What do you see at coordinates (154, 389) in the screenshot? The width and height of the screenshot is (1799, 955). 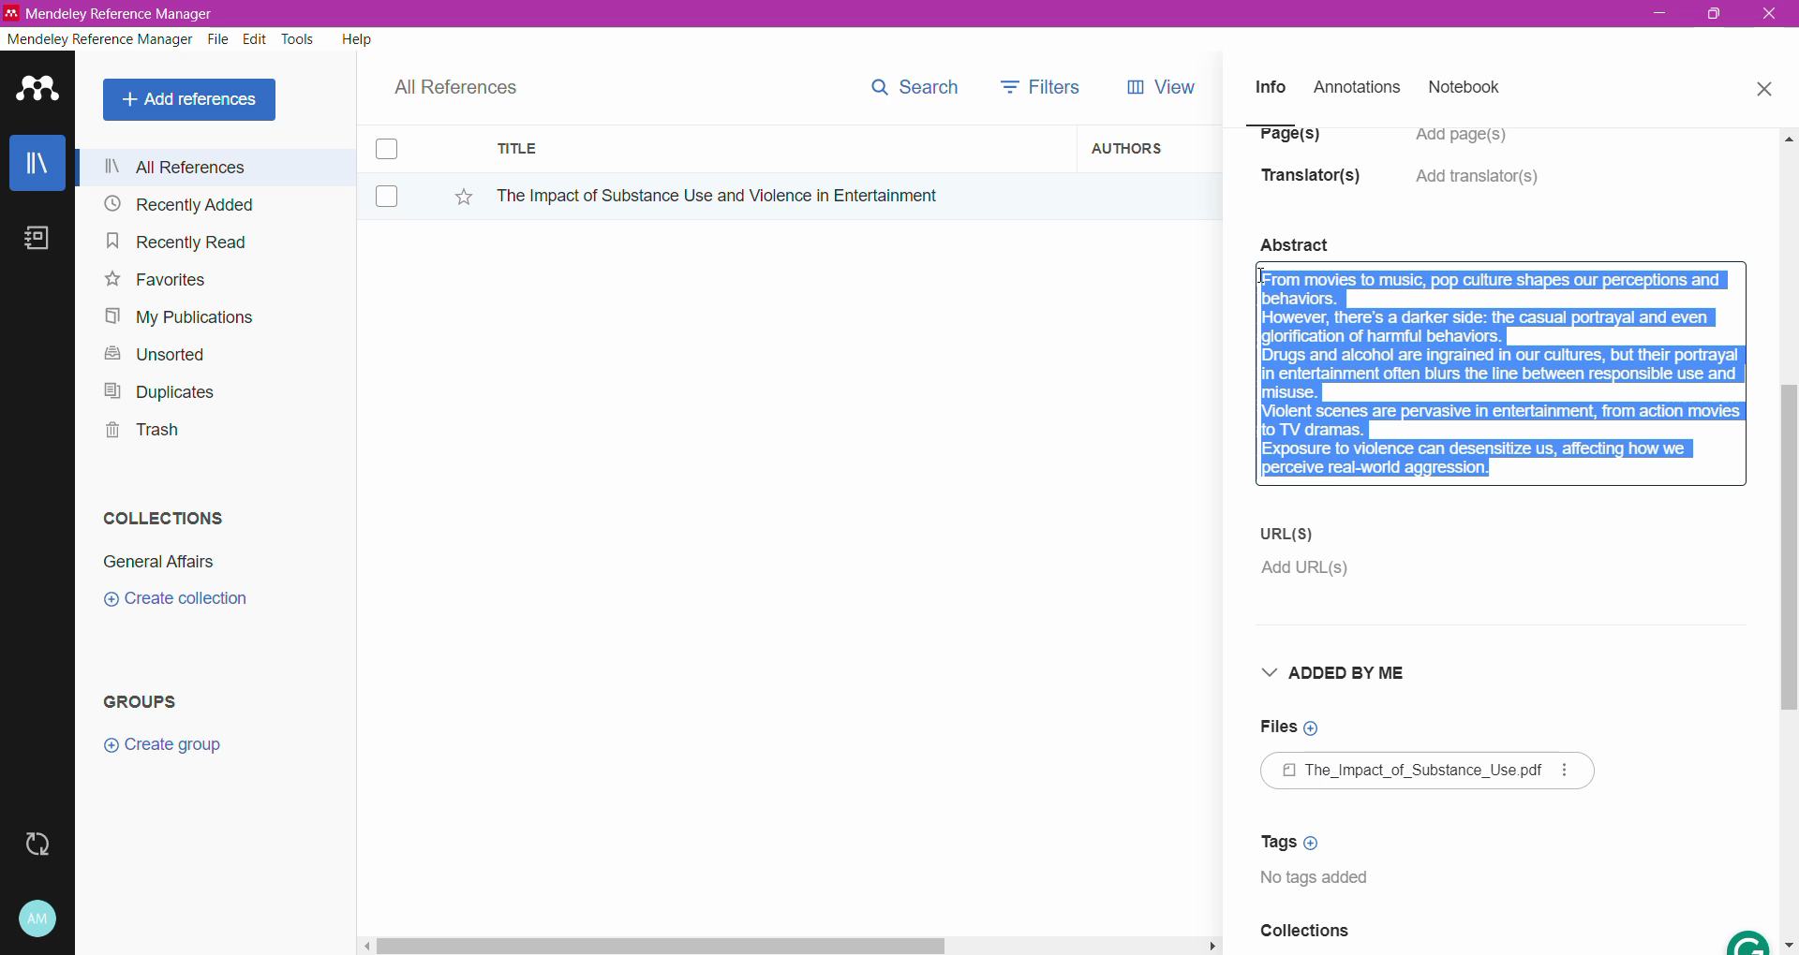 I see `Duplicates` at bounding box center [154, 389].